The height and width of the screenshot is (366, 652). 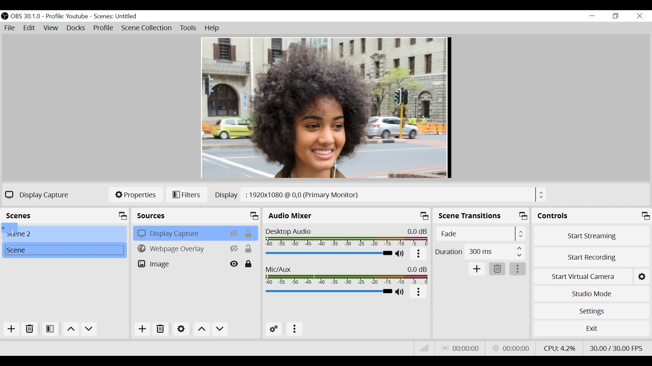 I want to click on Desktop Audio Slider, so click(x=329, y=254).